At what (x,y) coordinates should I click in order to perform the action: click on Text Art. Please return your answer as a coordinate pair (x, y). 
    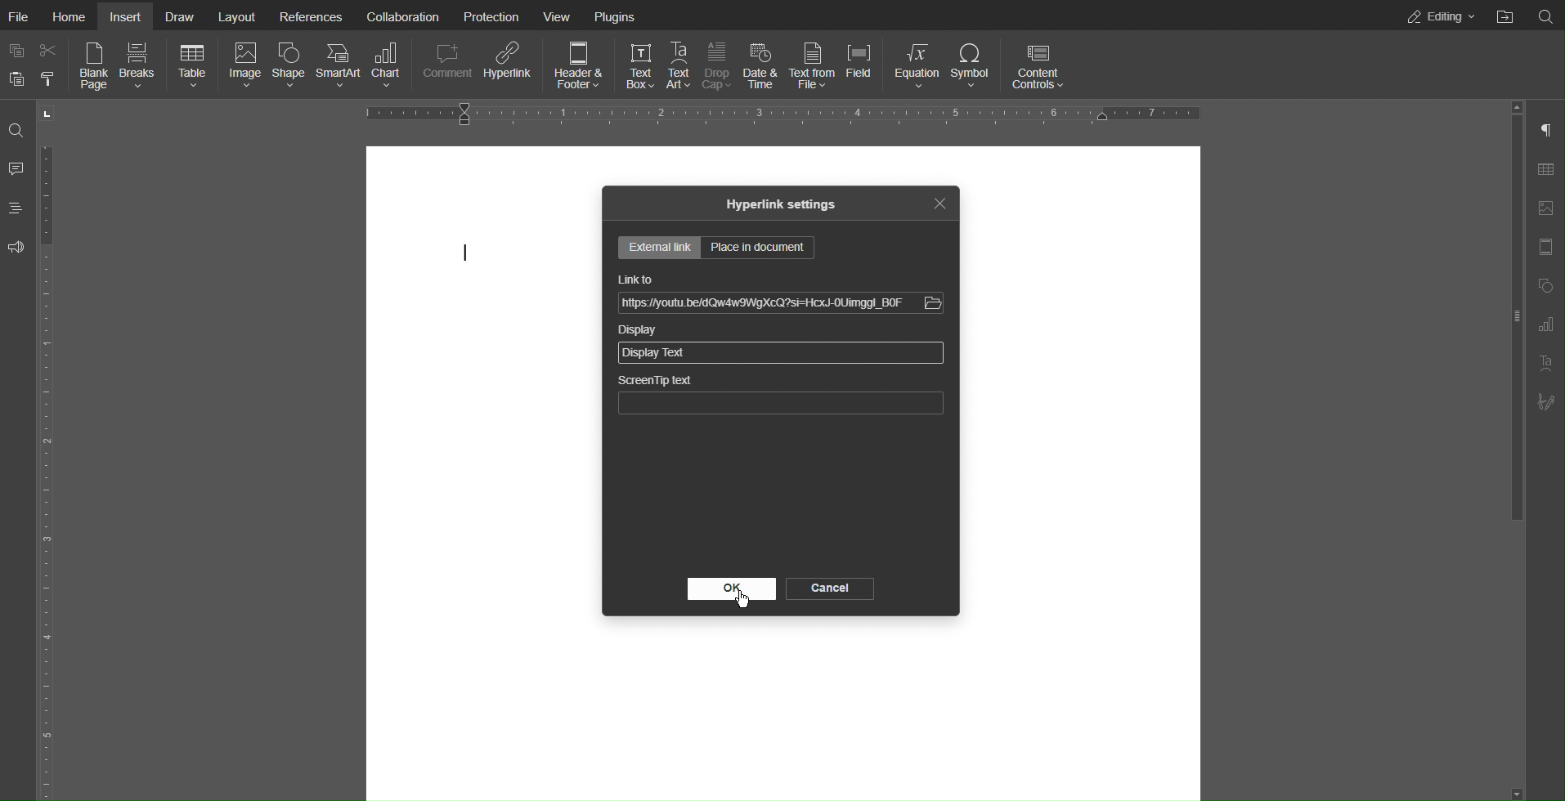
    Looking at the image, I should click on (680, 66).